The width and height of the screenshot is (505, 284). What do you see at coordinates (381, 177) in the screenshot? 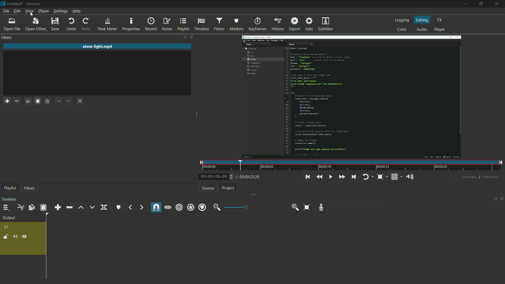
I see `zoom timeline to fit` at bounding box center [381, 177].